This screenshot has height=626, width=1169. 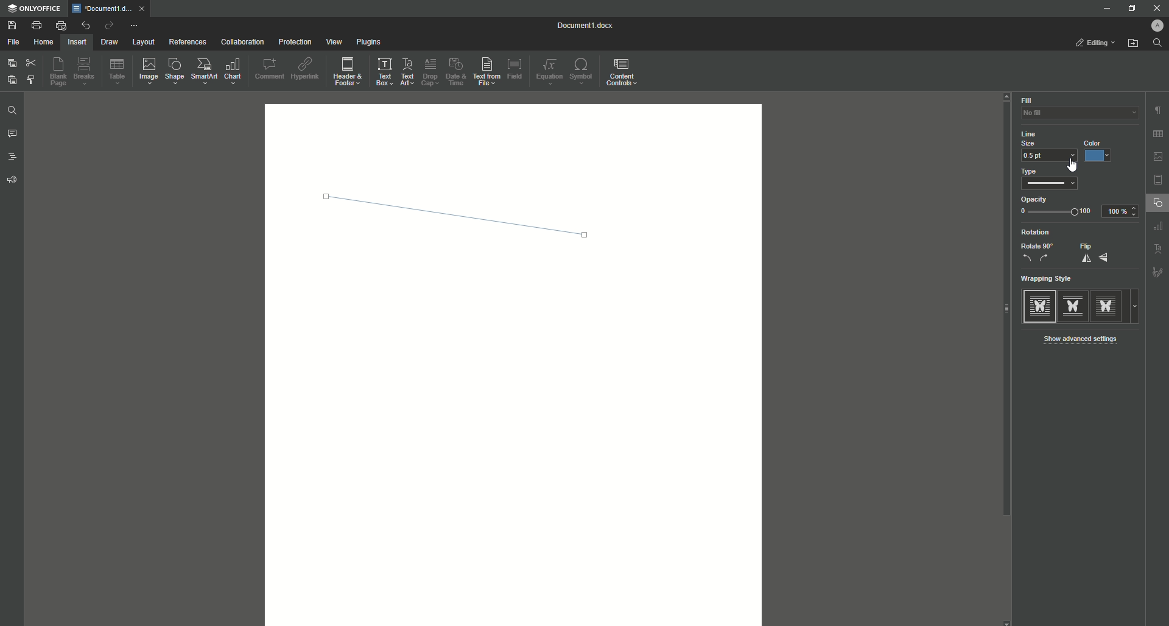 What do you see at coordinates (1103, 8) in the screenshot?
I see `Minimize` at bounding box center [1103, 8].